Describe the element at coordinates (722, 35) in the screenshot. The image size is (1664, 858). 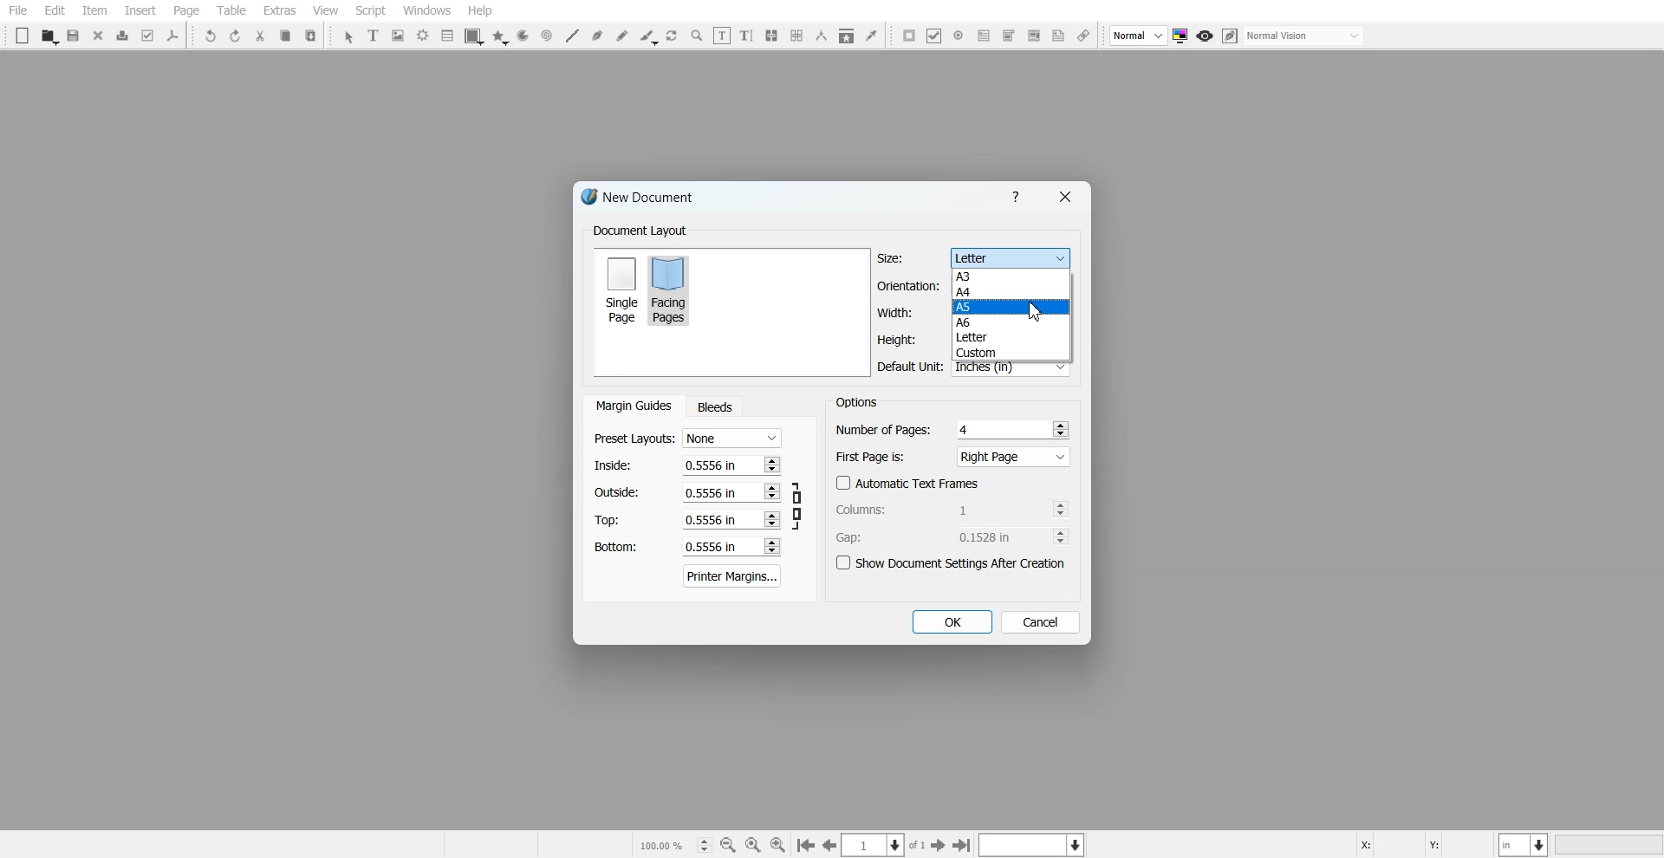
I see `Edit contents of frame` at that location.